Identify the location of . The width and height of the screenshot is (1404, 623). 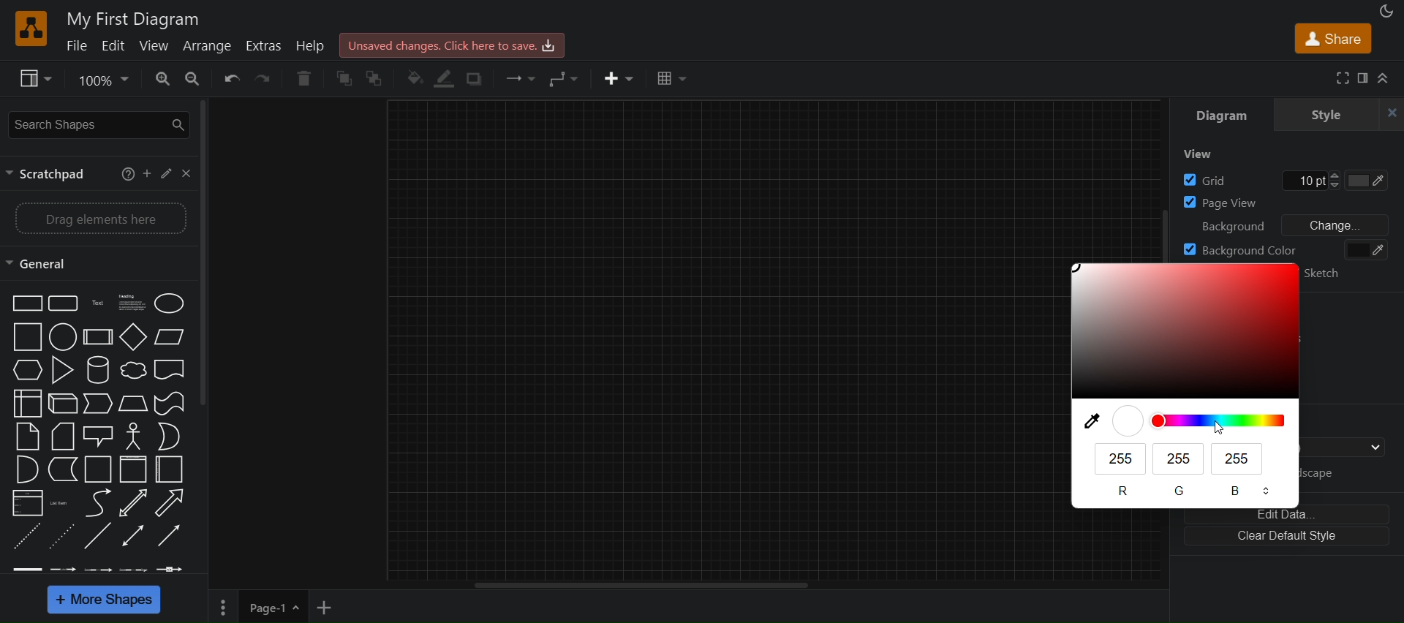
(311, 48).